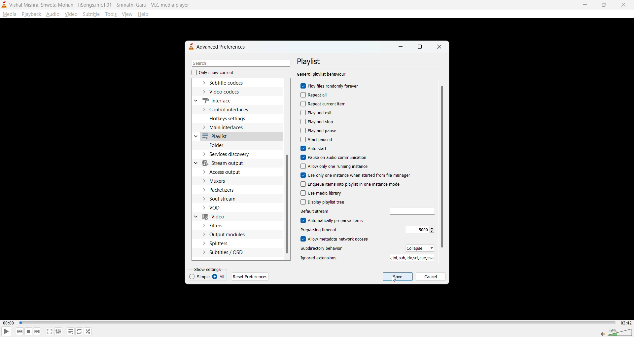 The image size is (634, 337). Describe the element at coordinates (219, 208) in the screenshot. I see `vod` at that location.